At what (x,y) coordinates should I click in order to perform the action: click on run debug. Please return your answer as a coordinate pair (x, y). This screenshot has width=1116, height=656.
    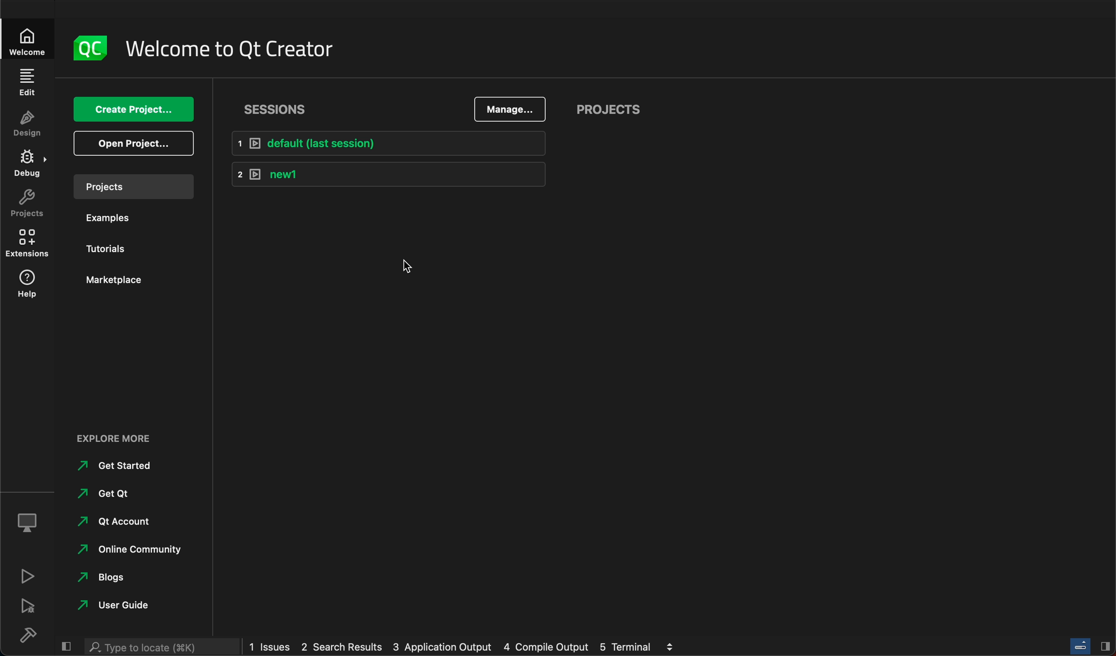
    Looking at the image, I should click on (30, 605).